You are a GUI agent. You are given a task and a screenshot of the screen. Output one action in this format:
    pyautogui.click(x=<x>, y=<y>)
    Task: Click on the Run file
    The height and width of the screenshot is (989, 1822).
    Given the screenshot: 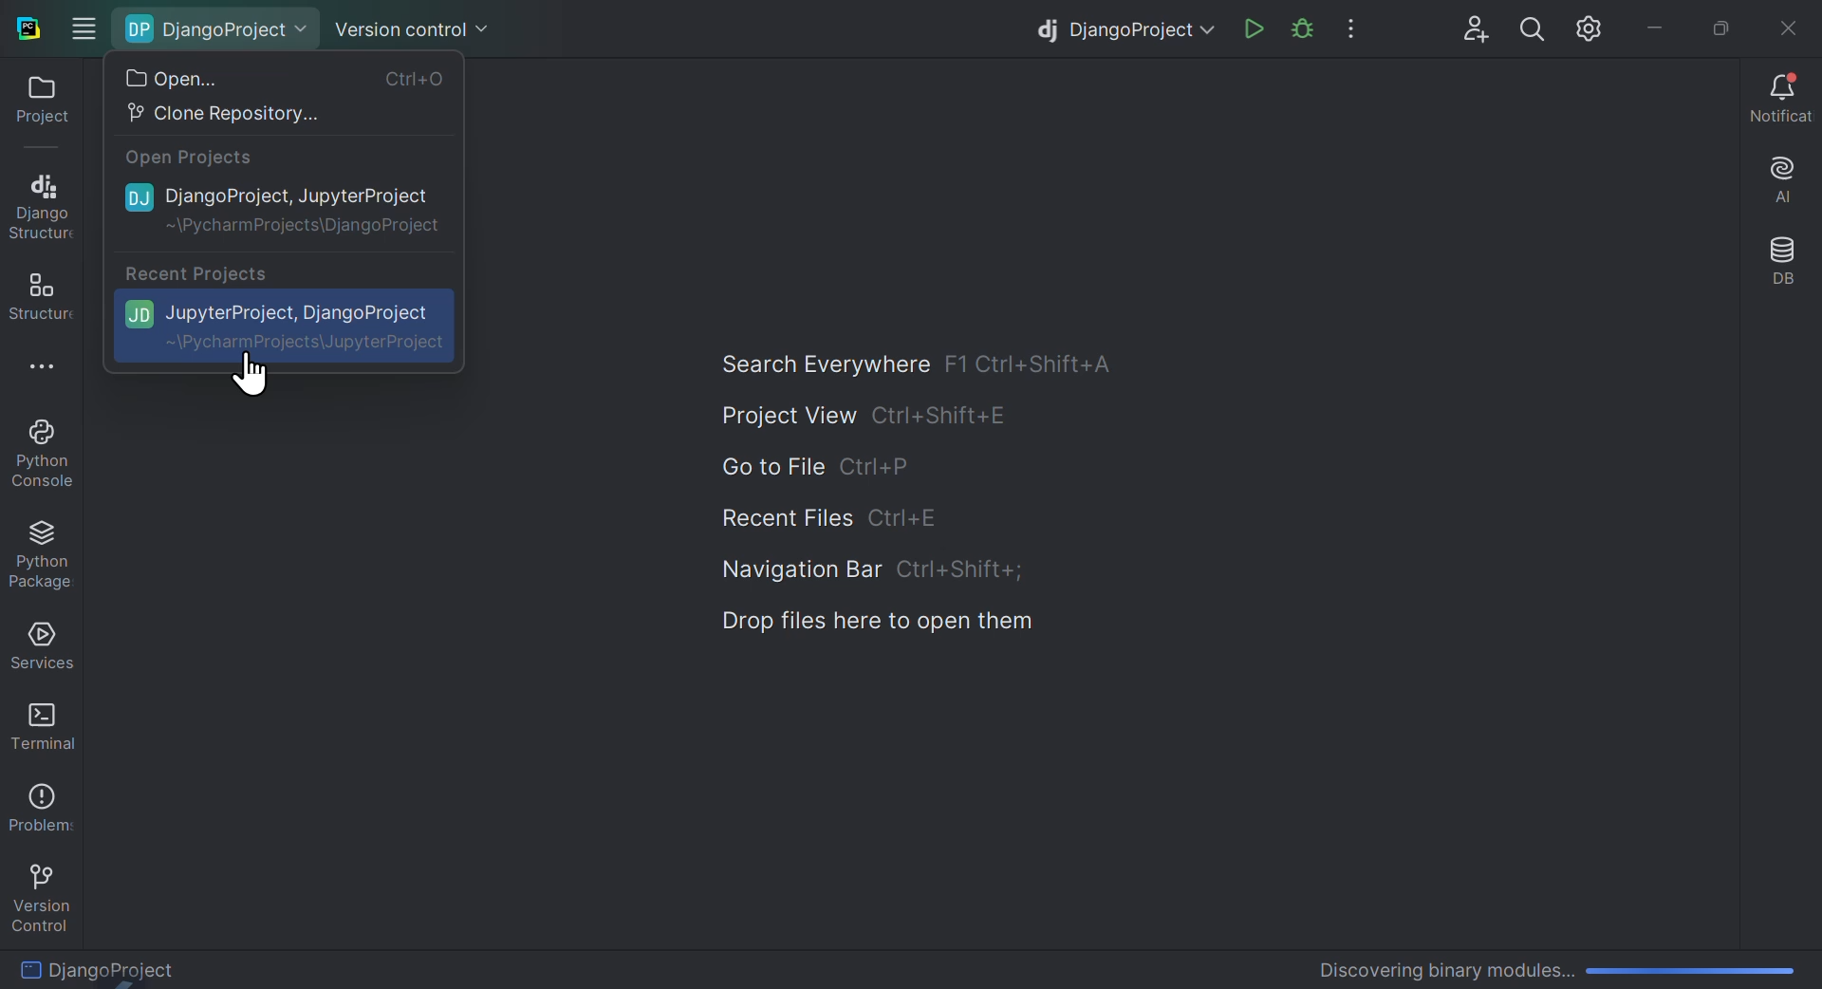 What is the action you would take?
    pyautogui.click(x=1255, y=30)
    